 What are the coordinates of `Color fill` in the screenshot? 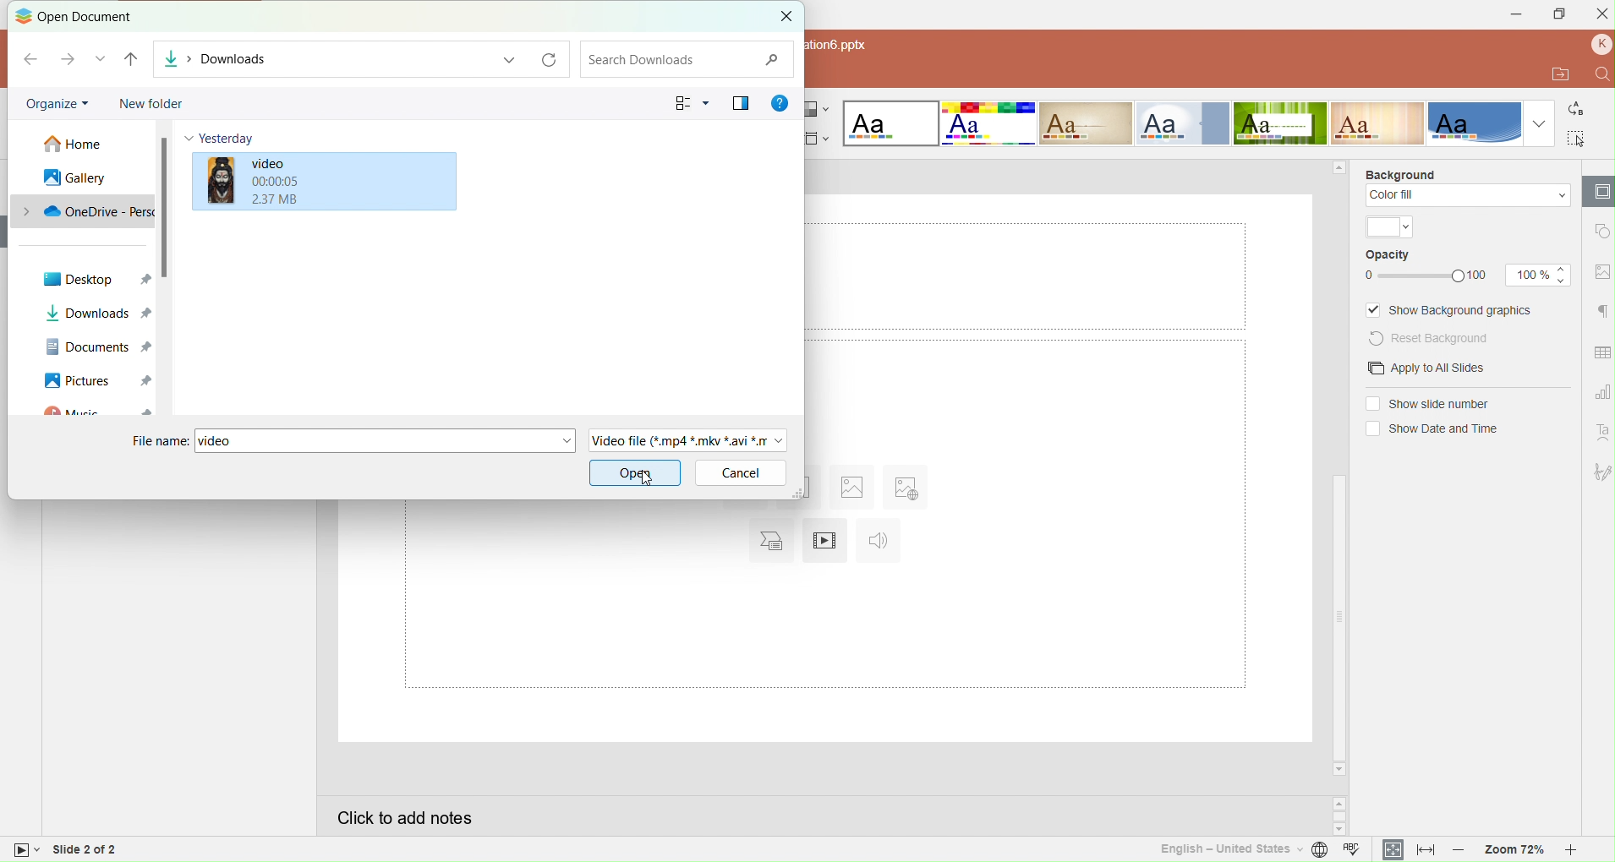 It's located at (1470, 197).